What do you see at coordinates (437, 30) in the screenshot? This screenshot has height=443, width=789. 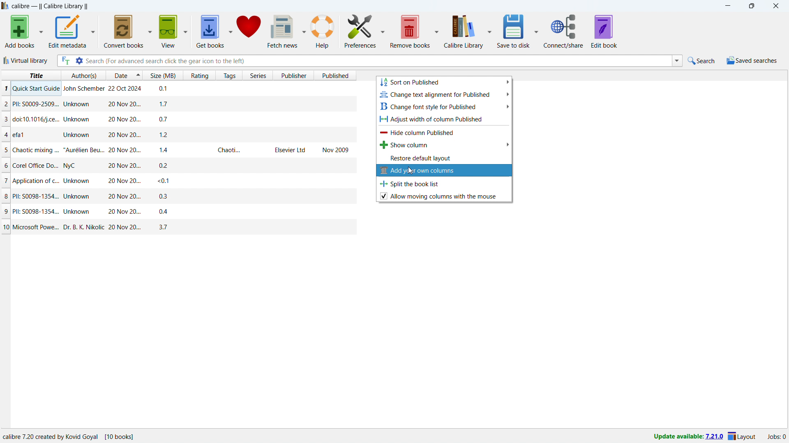 I see `remove books options` at bounding box center [437, 30].